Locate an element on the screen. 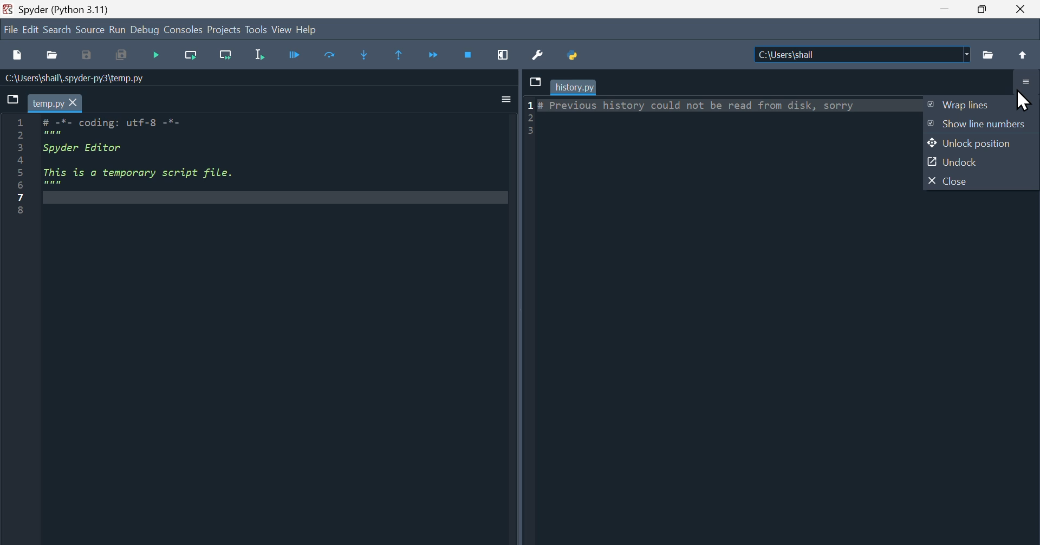  Uparrow is located at coordinates (1023, 54).